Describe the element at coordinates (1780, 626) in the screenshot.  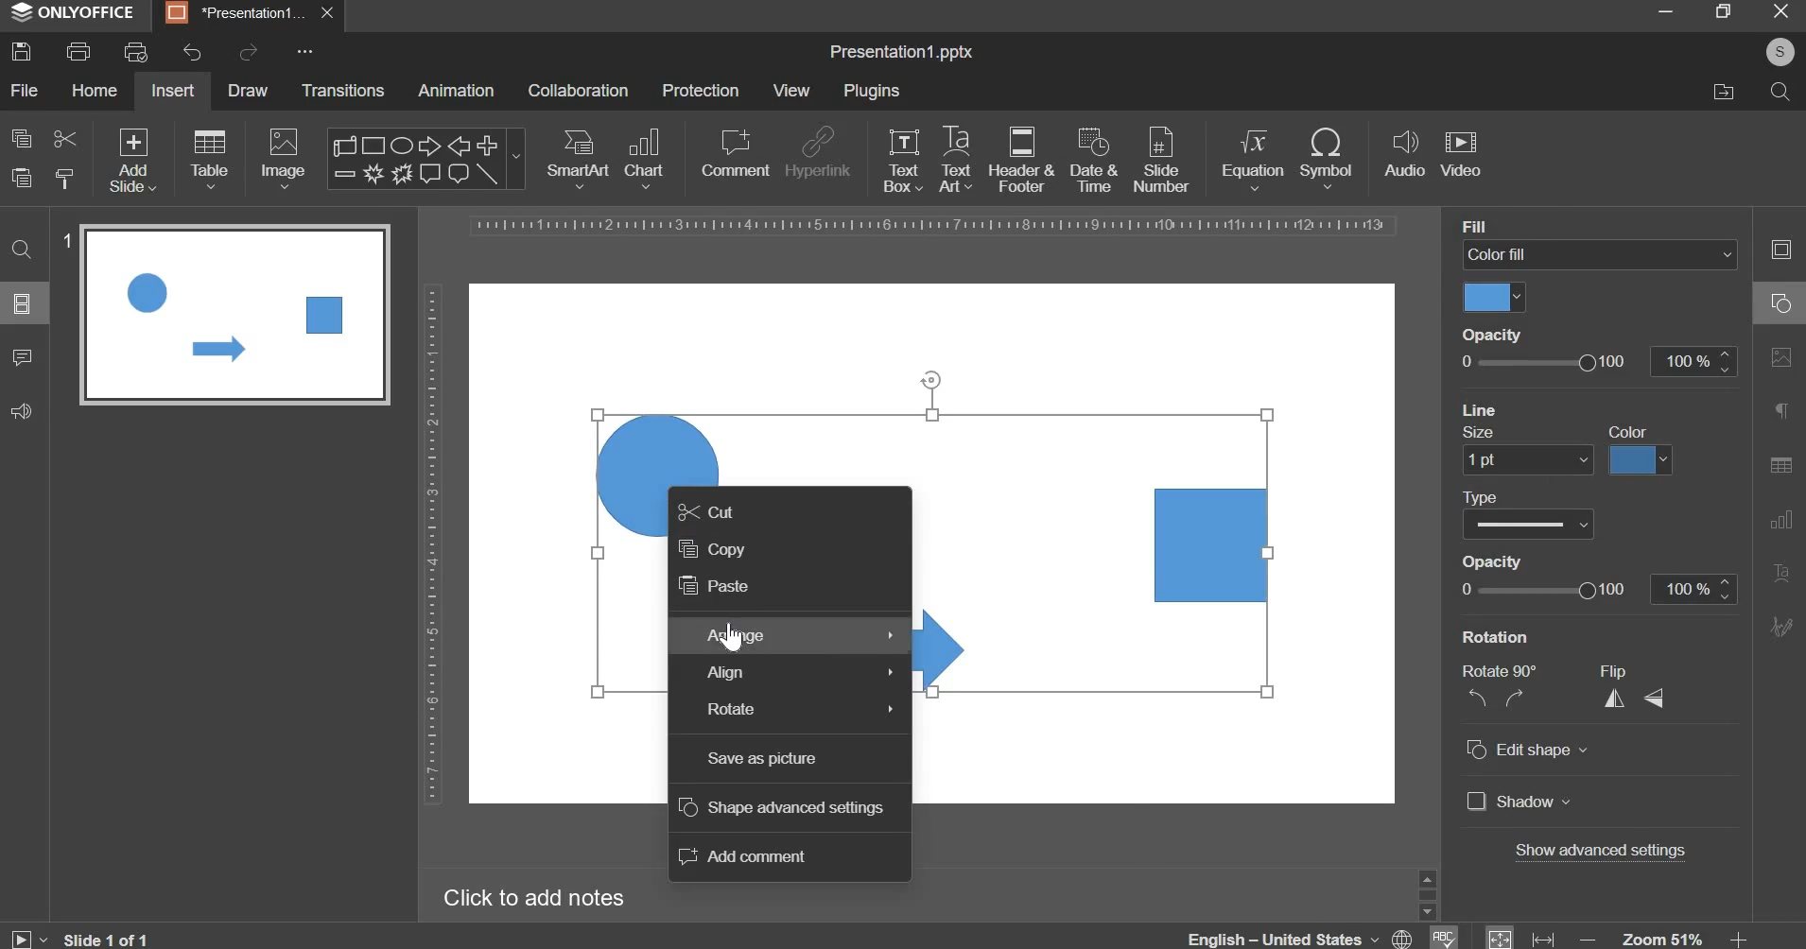
I see `signature ` at that location.